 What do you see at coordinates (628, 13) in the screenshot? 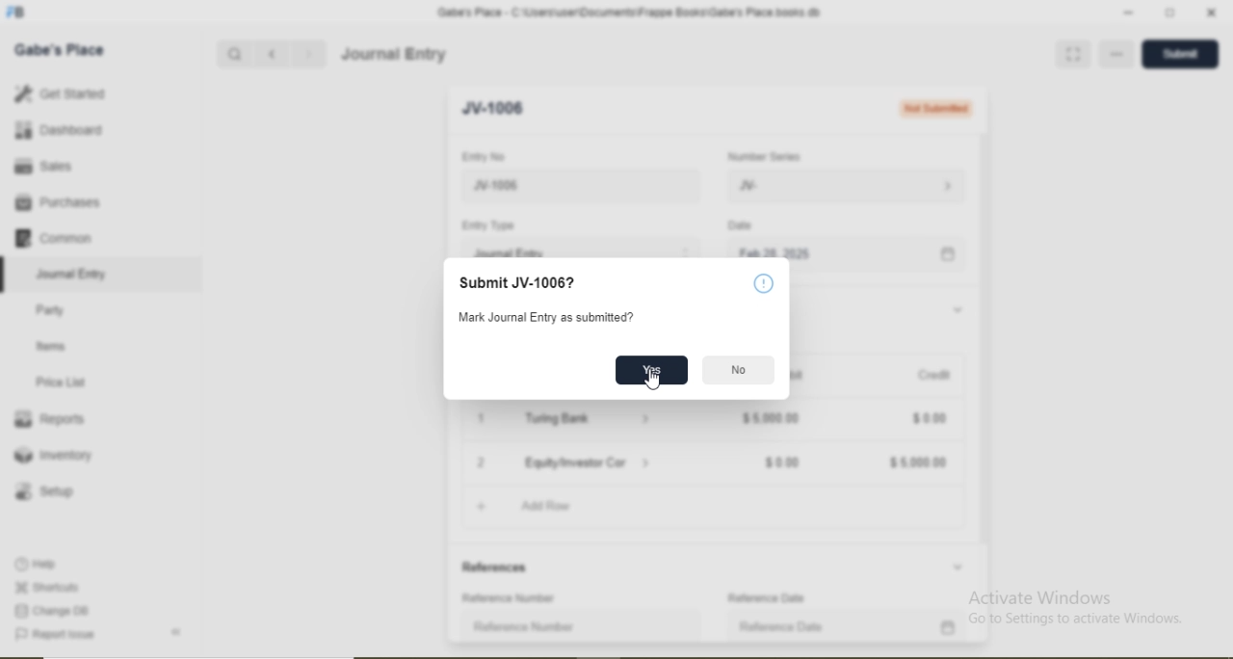
I see `‘Gabe's Place - C:\Users\useriDocuments\Frappe Books\Gabe's Place books db` at bounding box center [628, 13].